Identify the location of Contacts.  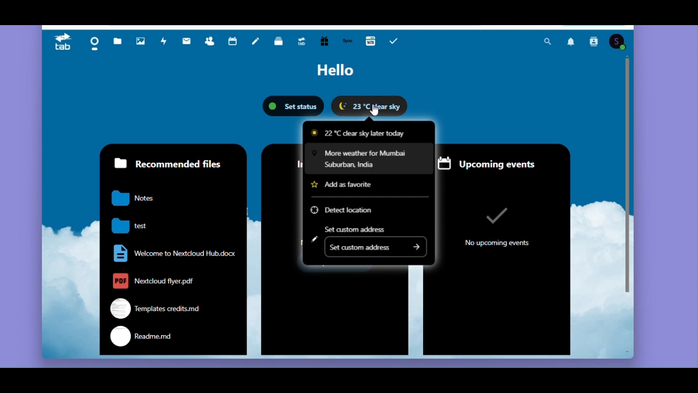
(212, 43).